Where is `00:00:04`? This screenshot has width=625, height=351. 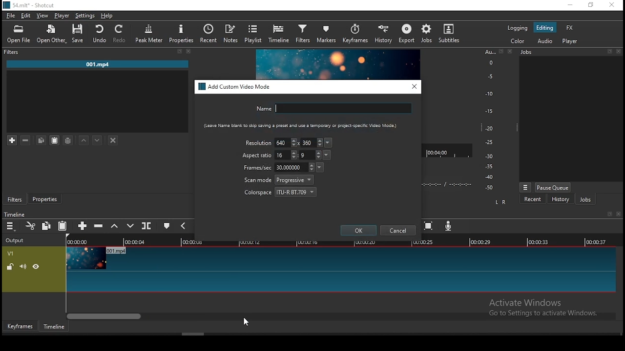 00:00:04 is located at coordinates (136, 242).